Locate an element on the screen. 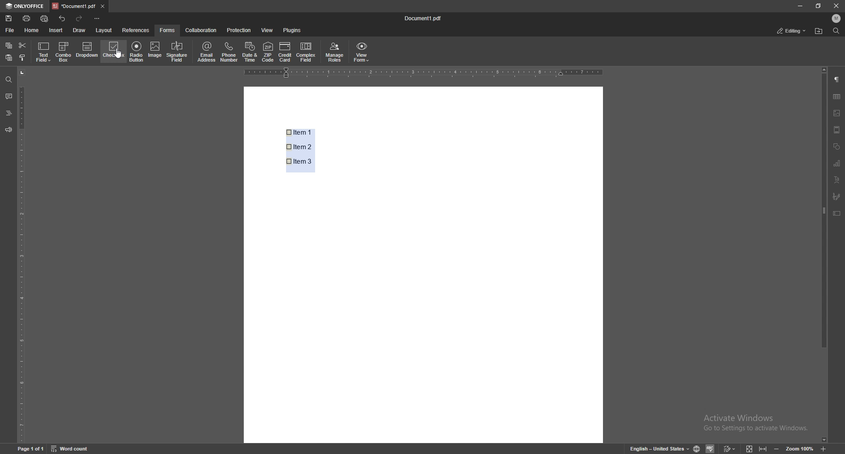  text art is located at coordinates (838, 180).